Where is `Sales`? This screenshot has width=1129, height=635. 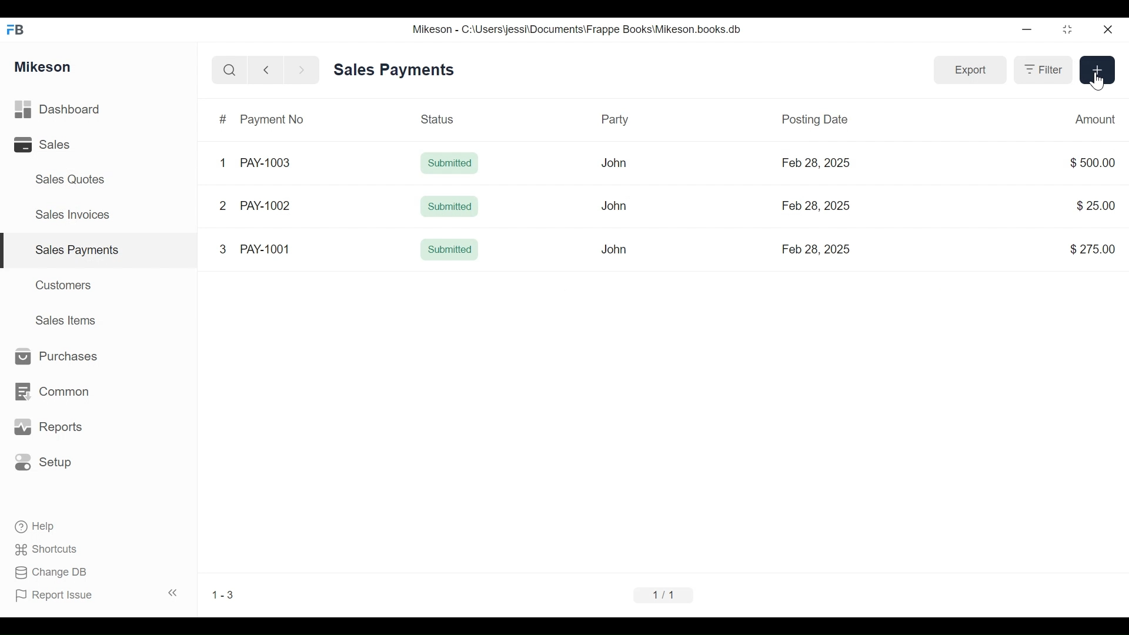
Sales is located at coordinates (41, 146).